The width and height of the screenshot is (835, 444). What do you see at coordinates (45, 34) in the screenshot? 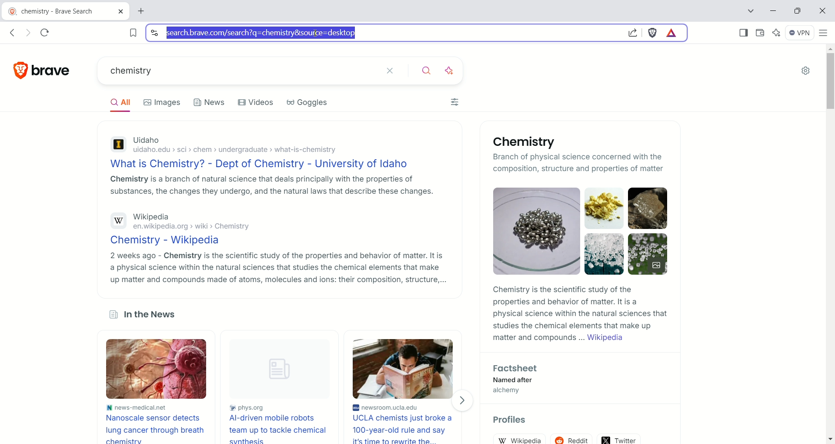
I see `reload` at bounding box center [45, 34].